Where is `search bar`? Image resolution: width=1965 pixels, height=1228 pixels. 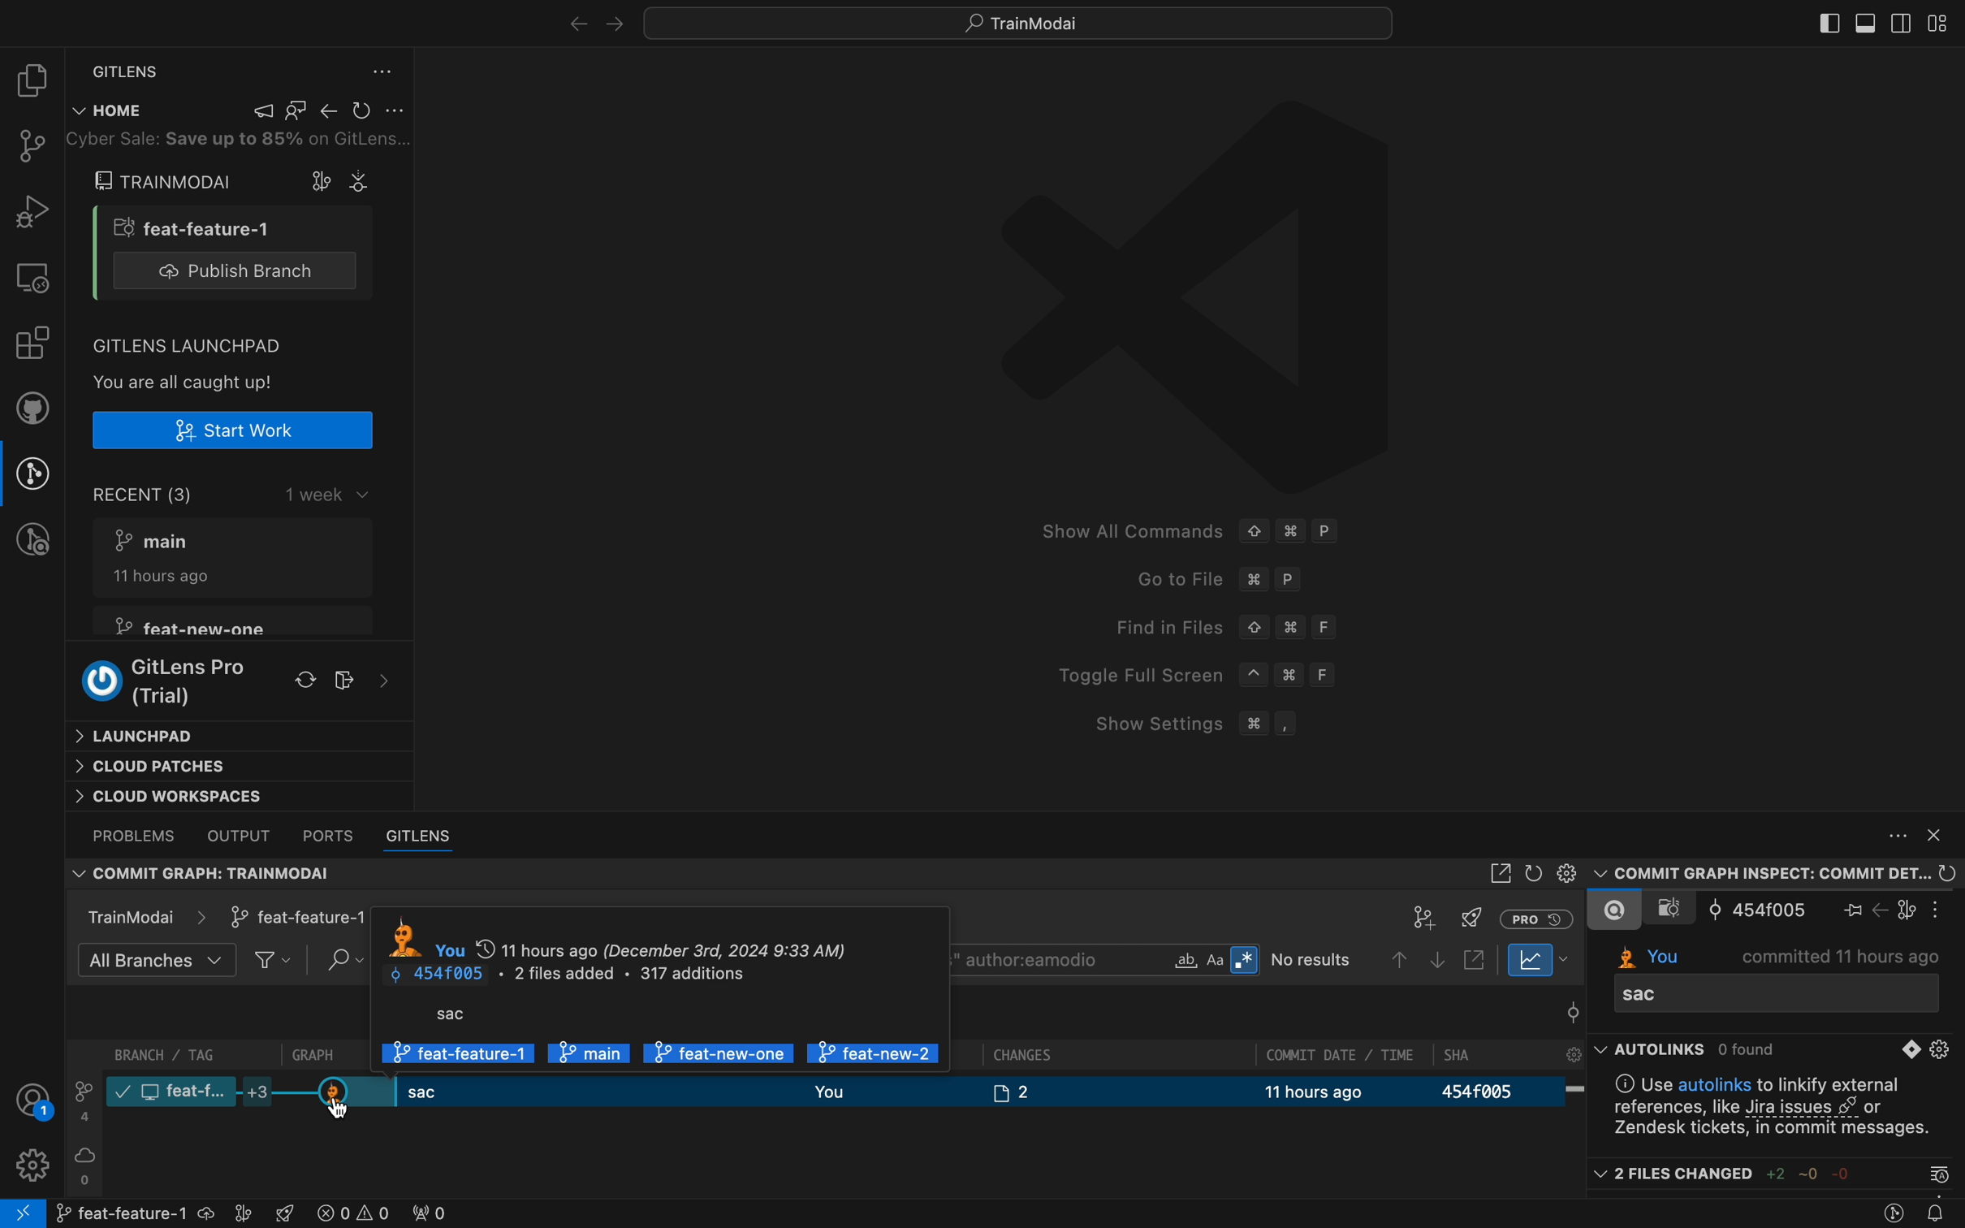
search bar is located at coordinates (1107, 962).